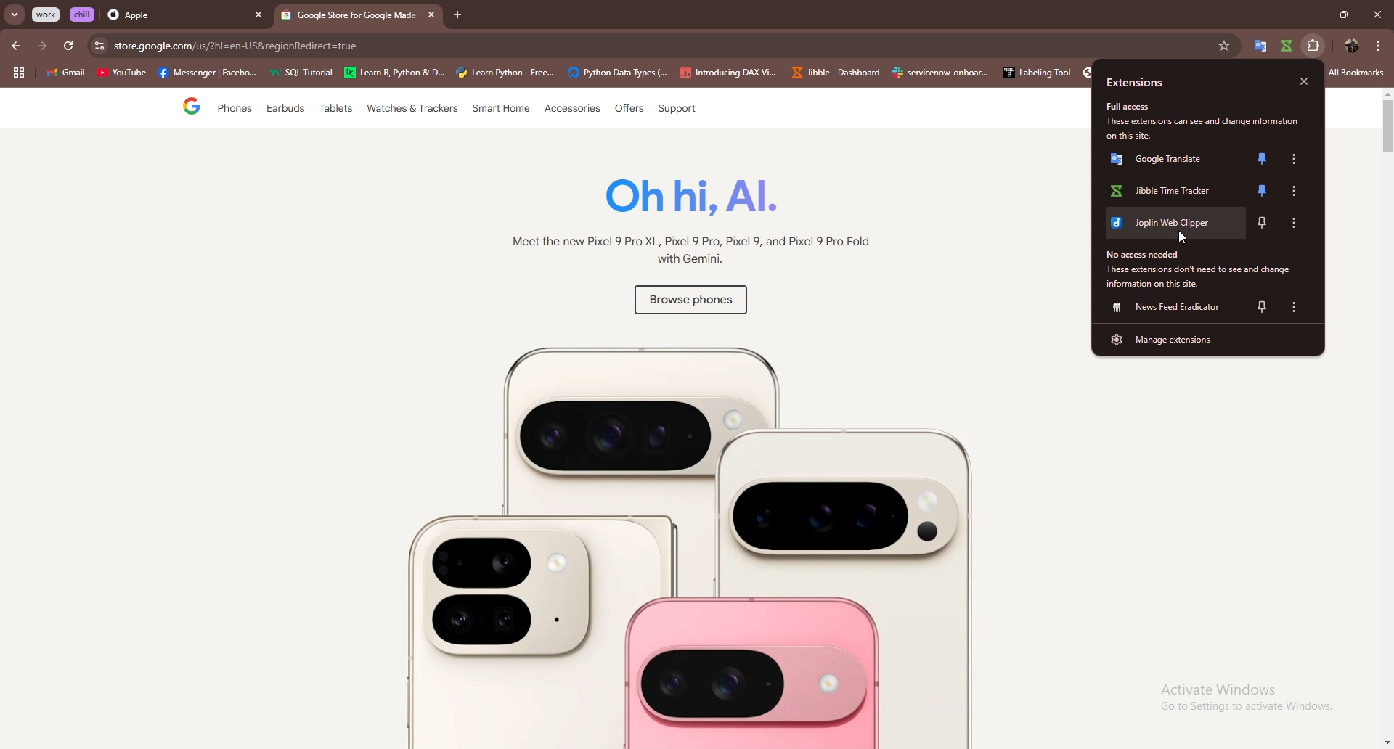 Image resolution: width=1394 pixels, height=749 pixels. I want to click on close, so click(1377, 15).